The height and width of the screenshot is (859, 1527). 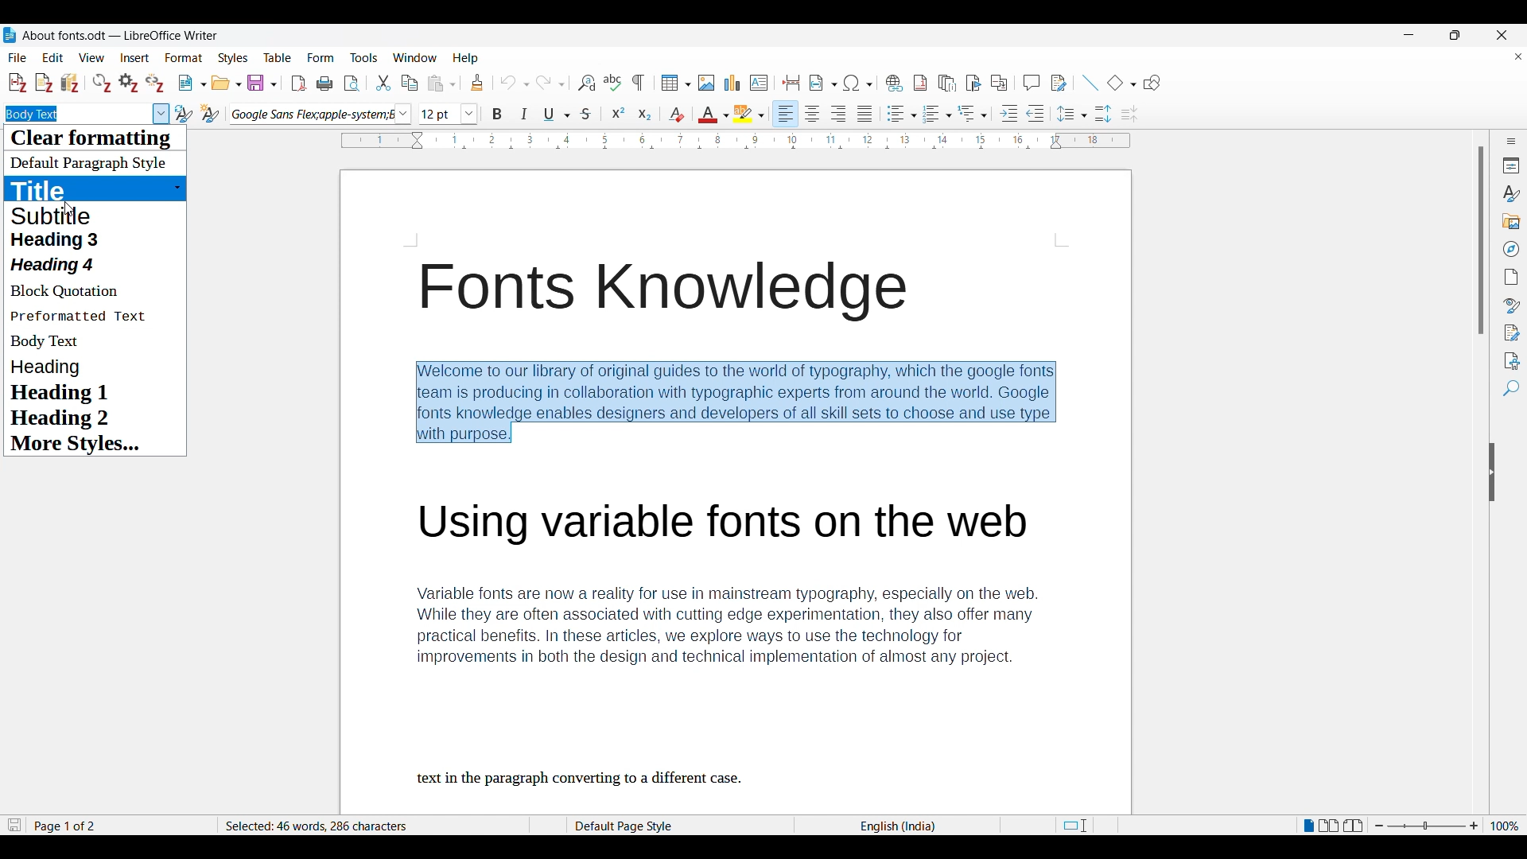 I want to click on Insert endnote, so click(x=947, y=83).